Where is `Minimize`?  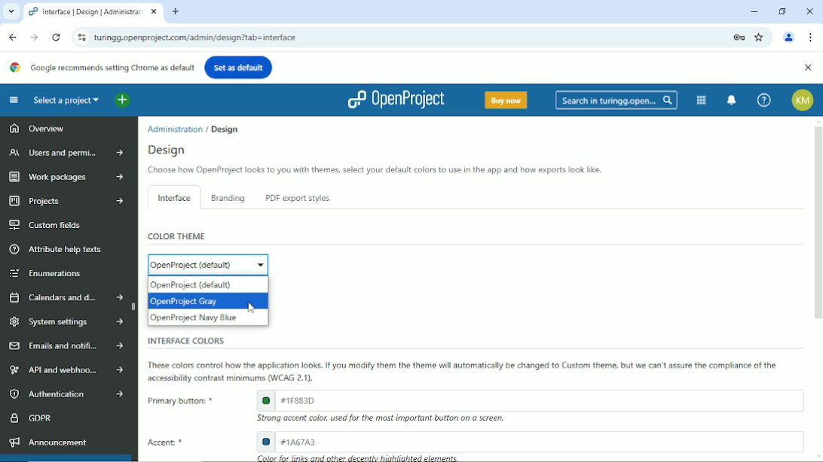
Minimize is located at coordinates (754, 11).